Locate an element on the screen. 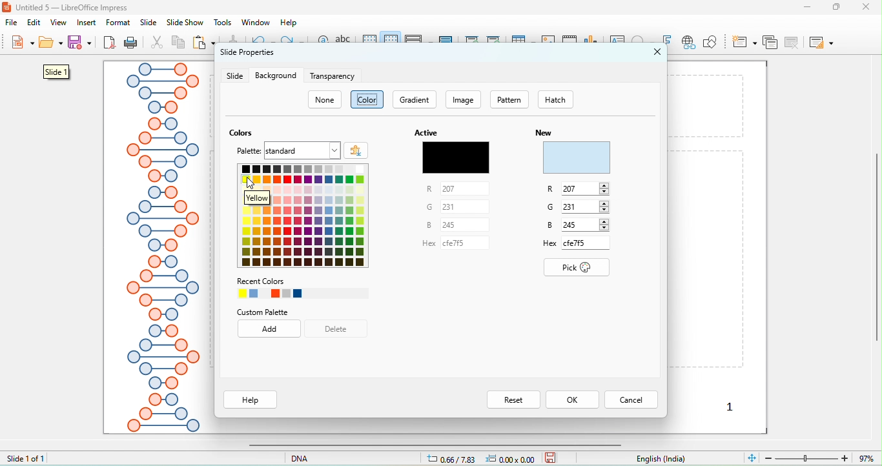 This screenshot has width=882, height=466. file is located at coordinates (14, 24).